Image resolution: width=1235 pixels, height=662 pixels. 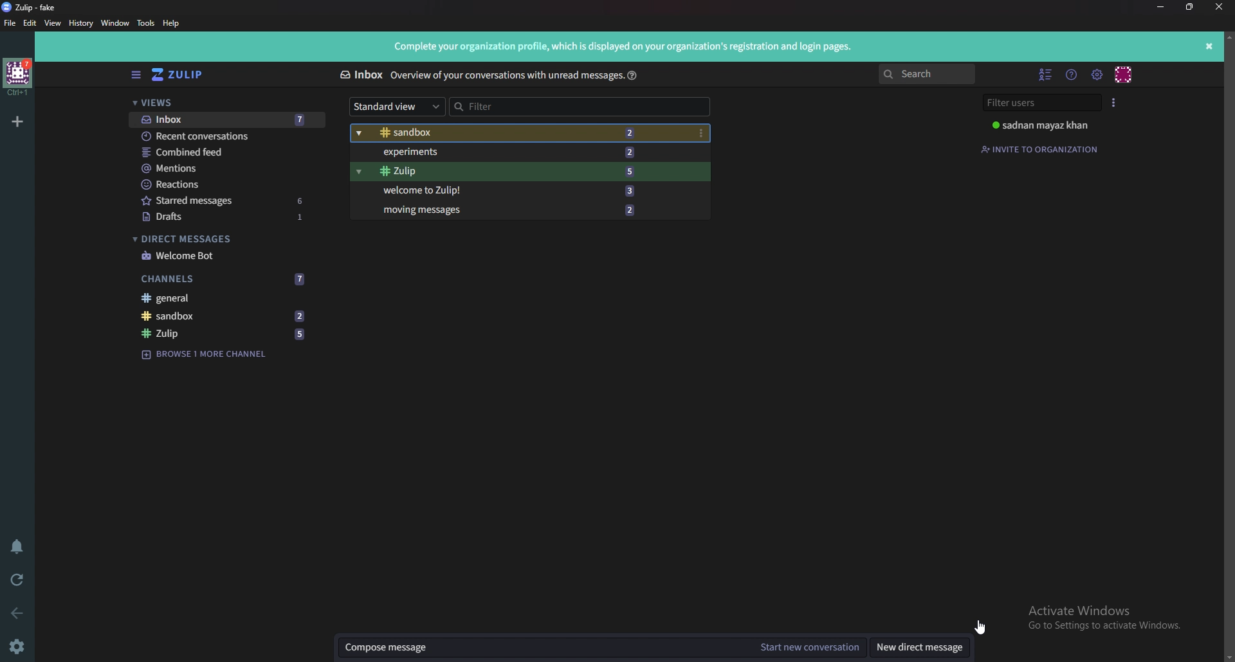 I want to click on Filter users, so click(x=1041, y=103).